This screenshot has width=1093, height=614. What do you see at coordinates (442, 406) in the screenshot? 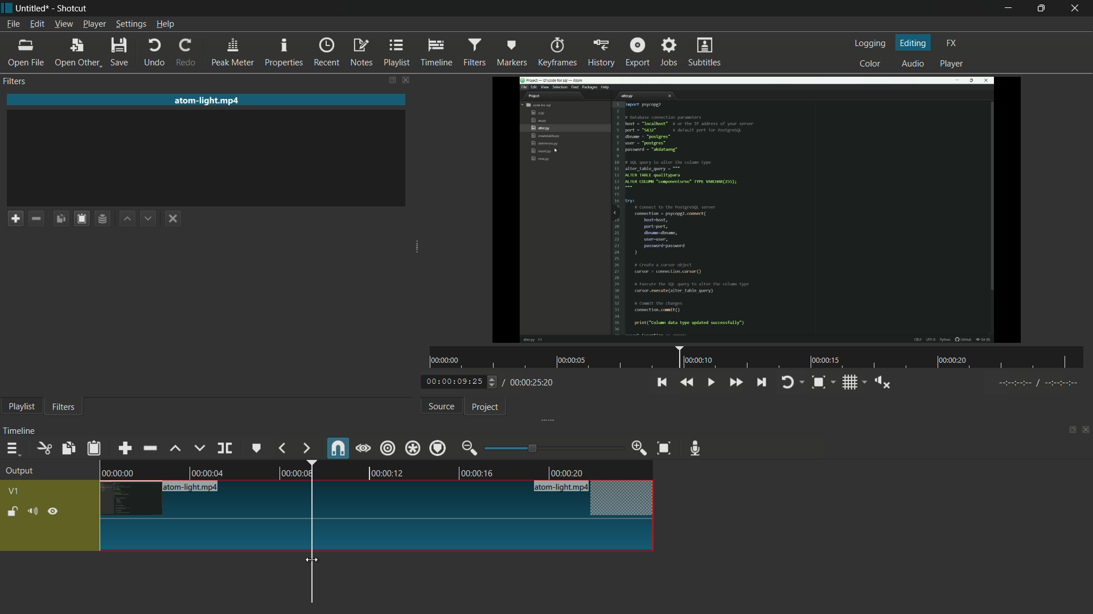
I see `source` at bounding box center [442, 406].